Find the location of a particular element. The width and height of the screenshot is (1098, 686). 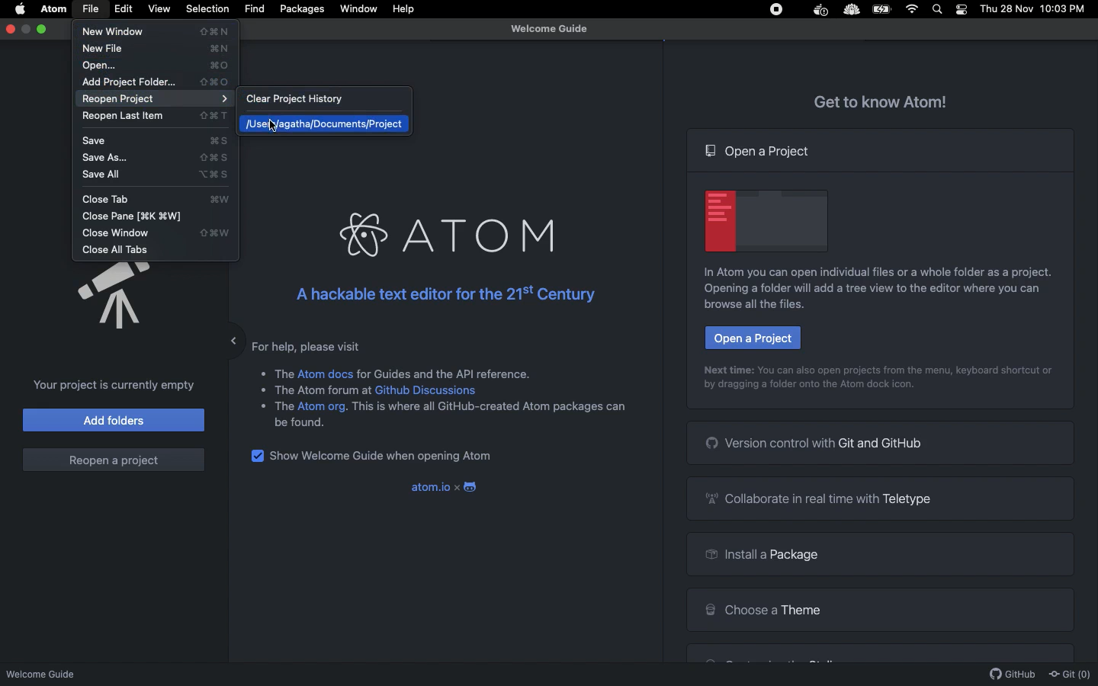

Reopen project is located at coordinates (159, 99).